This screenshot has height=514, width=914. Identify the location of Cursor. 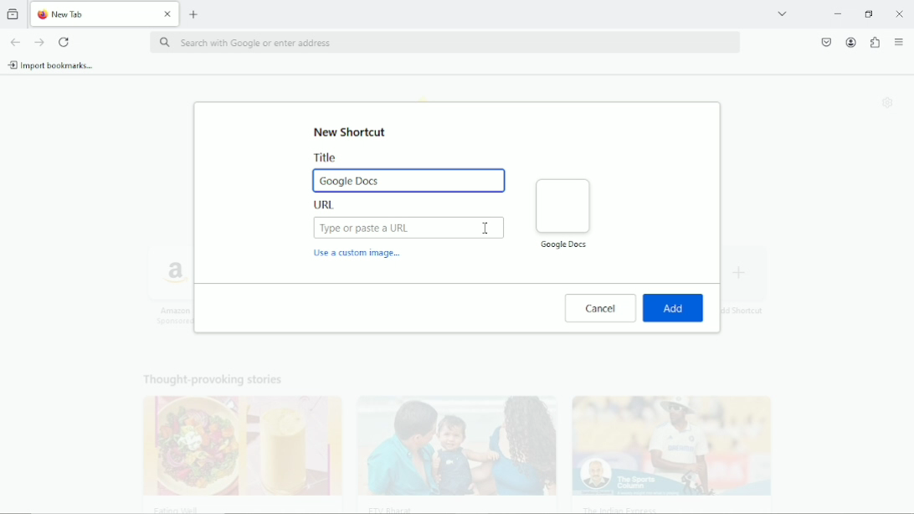
(486, 229).